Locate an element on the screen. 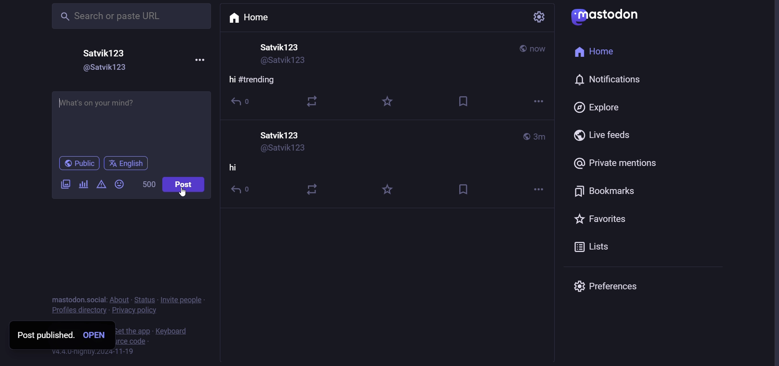 Image resolution: width=779 pixels, height=366 pixels. bookmark is located at coordinates (462, 192).